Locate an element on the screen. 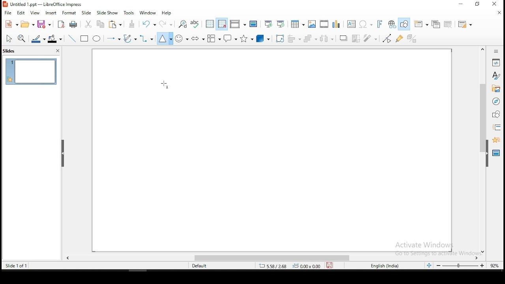 The height and width of the screenshot is (284, 505). hyperlink is located at coordinates (391, 24).